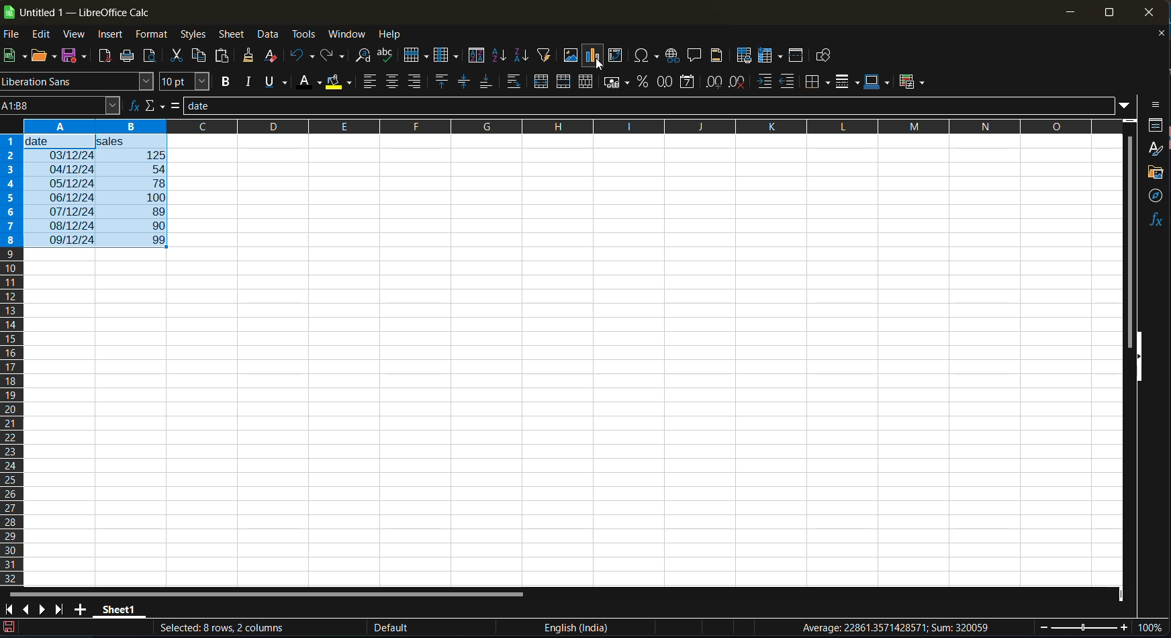 This screenshot has height=638, width=1171. Describe the element at coordinates (589, 82) in the screenshot. I see `unmerge cells` at that location.